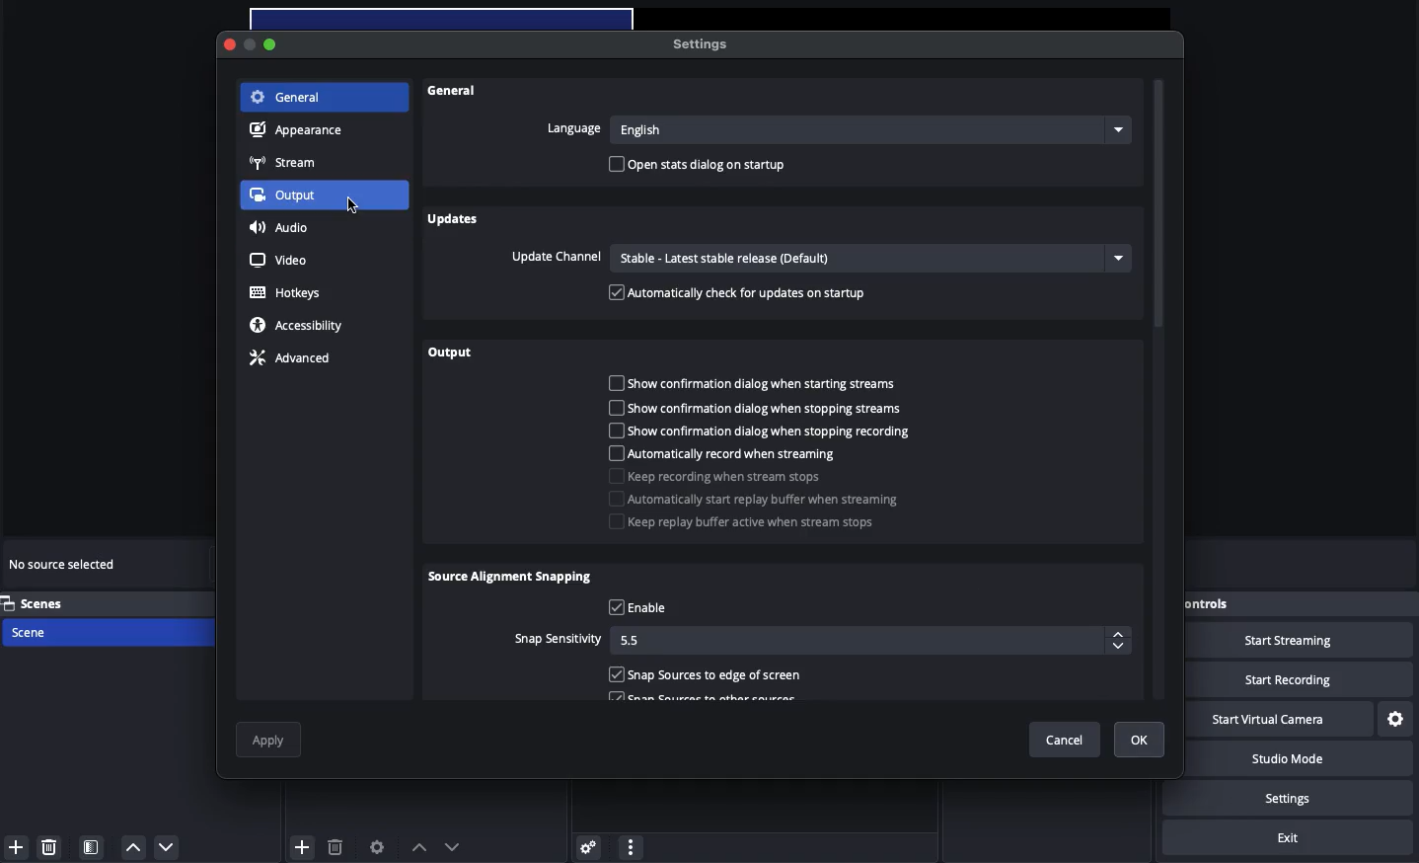  What do you see at coordinates (168, 846) in the screenshot?
I see `Down` at bounding box center [168, 846].